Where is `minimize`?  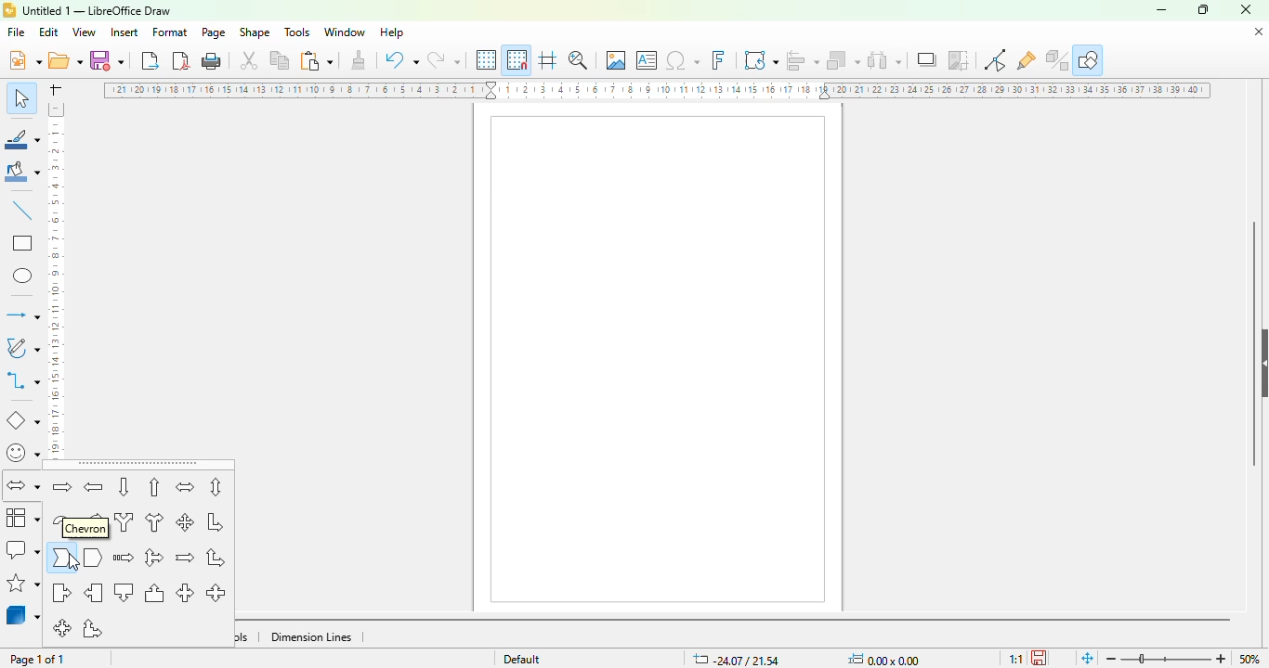
minimize is located at coordinates (1161, 11).